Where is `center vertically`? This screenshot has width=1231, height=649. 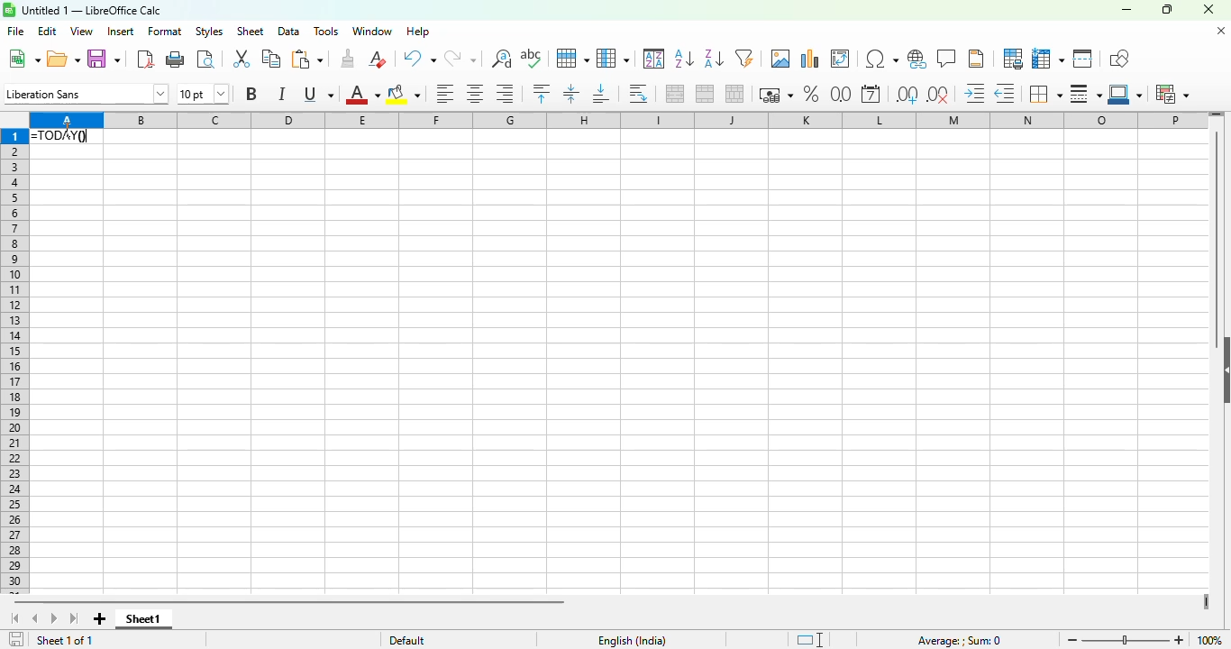 center vertically is located at coordinates (570, 94).